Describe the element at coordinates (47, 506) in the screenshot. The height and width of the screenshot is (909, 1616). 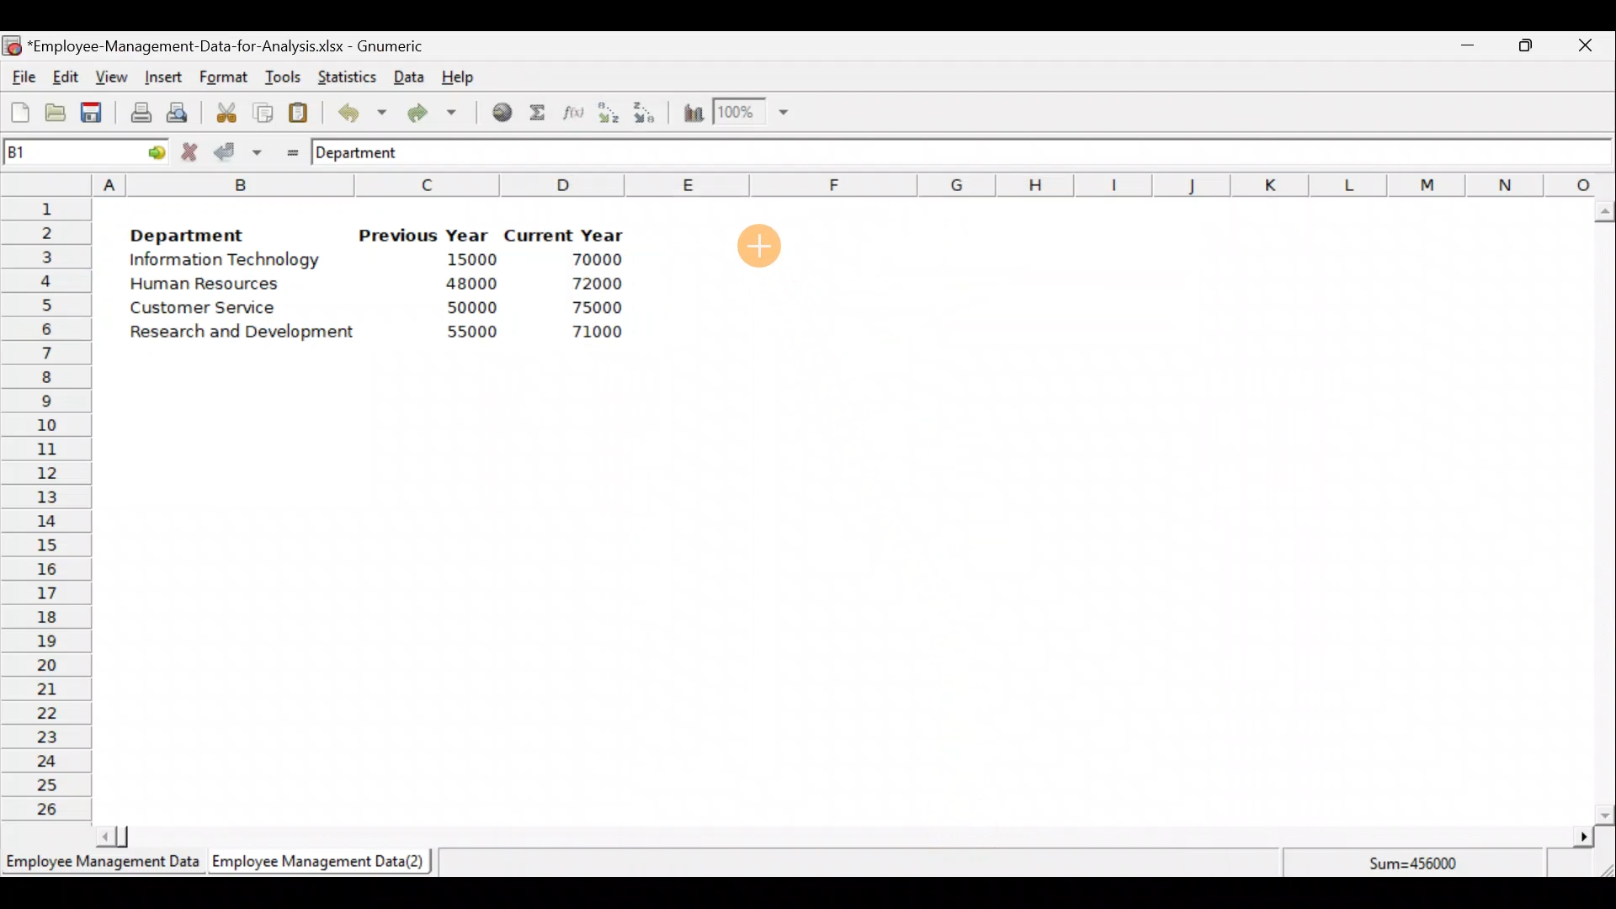
I see `Rows` at that location.